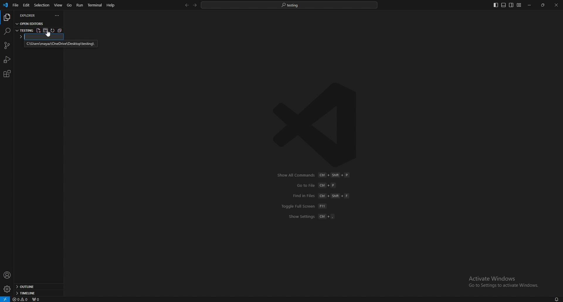 The image size is (563, 302). What do you see at coordinates (186, 5) in the screenshot?
I see `back` at bounding box center [186, 5].